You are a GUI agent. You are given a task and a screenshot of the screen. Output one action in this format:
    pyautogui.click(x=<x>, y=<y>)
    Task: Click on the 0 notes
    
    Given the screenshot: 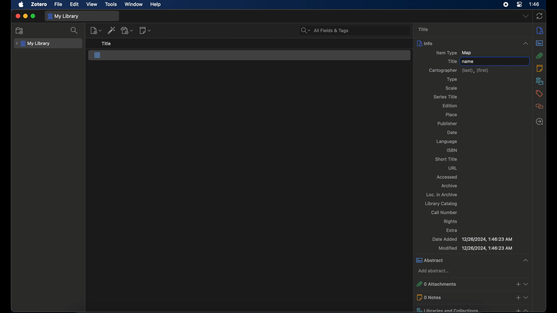 What is the action you would take?
    pyautogui.click(x=462, y=297)
    